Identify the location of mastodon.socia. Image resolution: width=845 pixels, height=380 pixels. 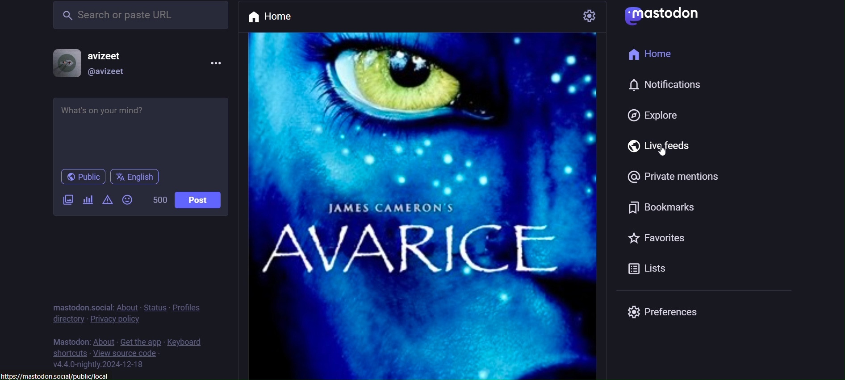
(80, 307).